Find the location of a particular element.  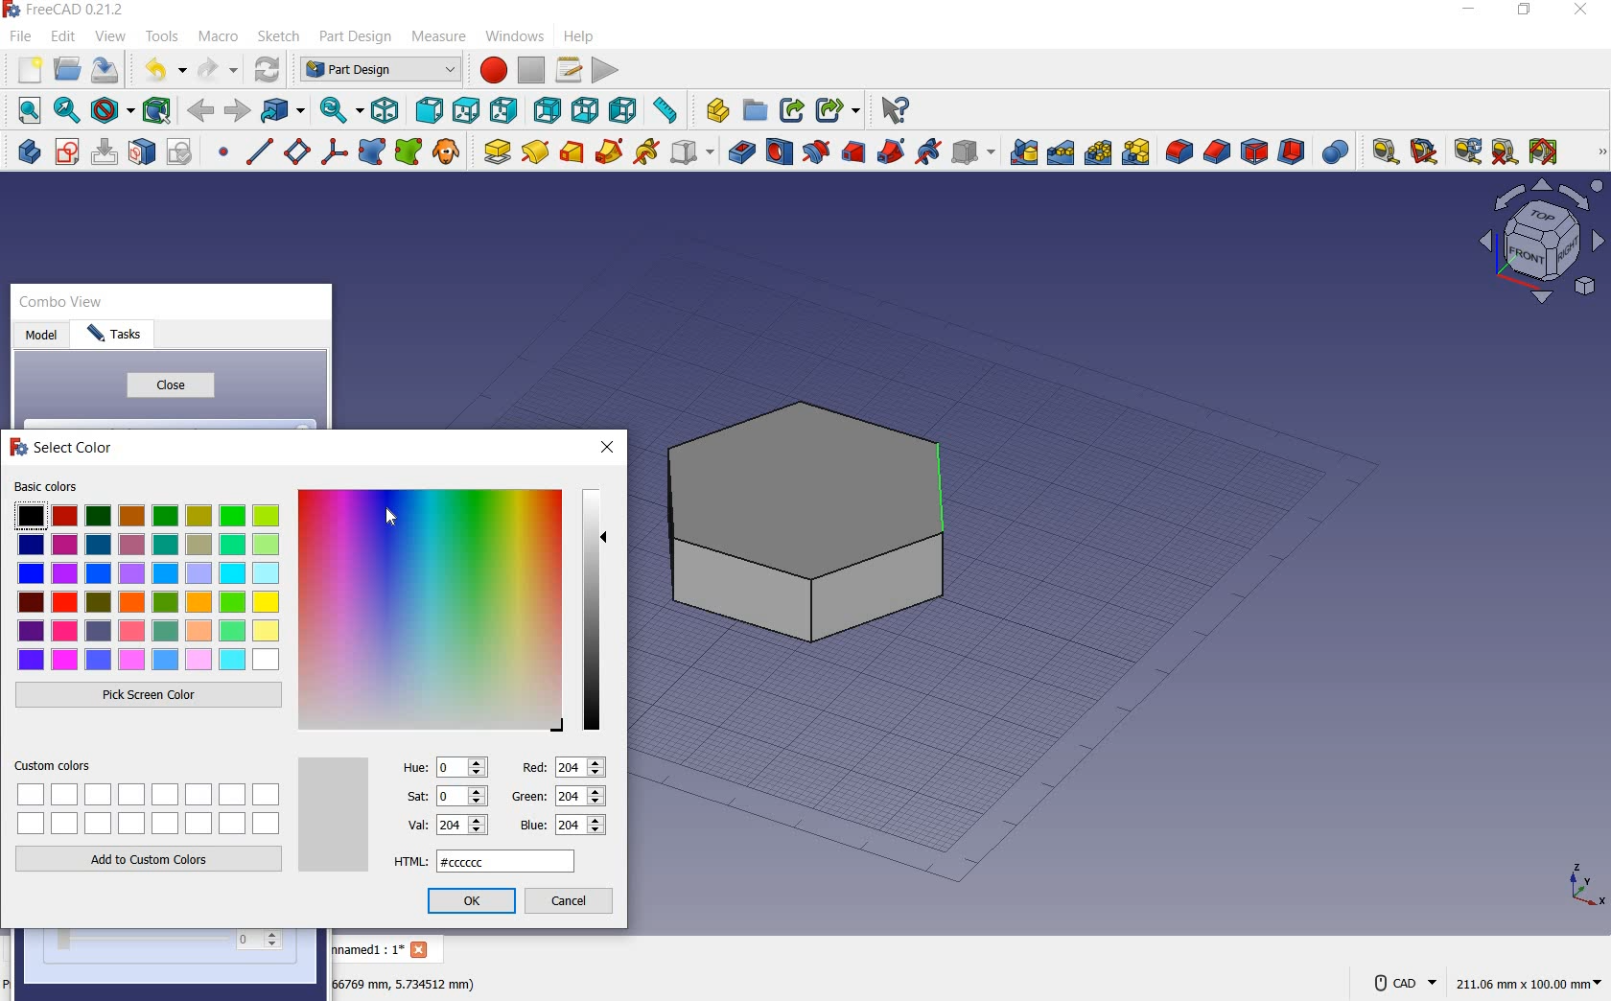

execute macro is located at coordinates (607, 72).